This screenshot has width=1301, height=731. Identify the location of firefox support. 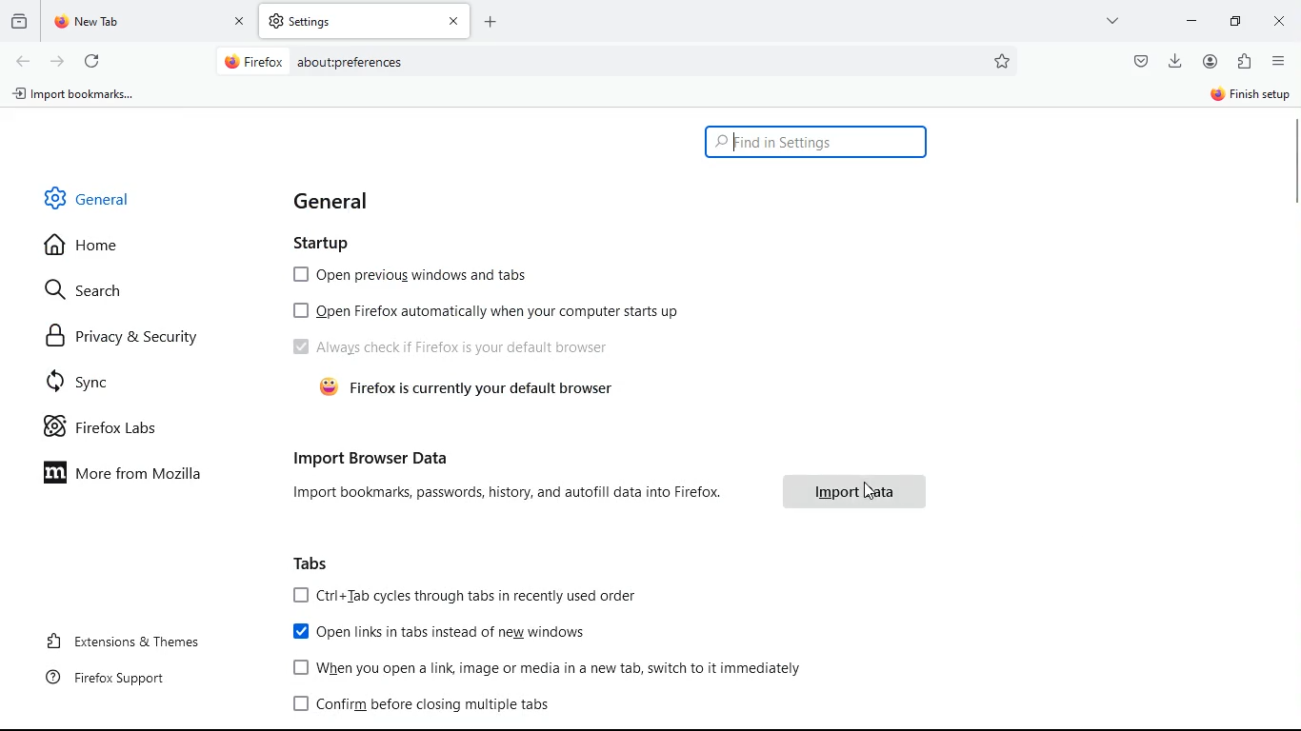
(116, 677).